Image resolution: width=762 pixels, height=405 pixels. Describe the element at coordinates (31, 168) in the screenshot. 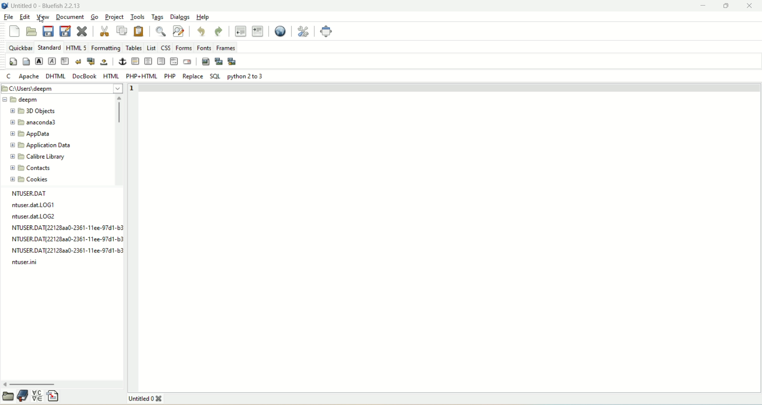

I see `contacts` at that location.